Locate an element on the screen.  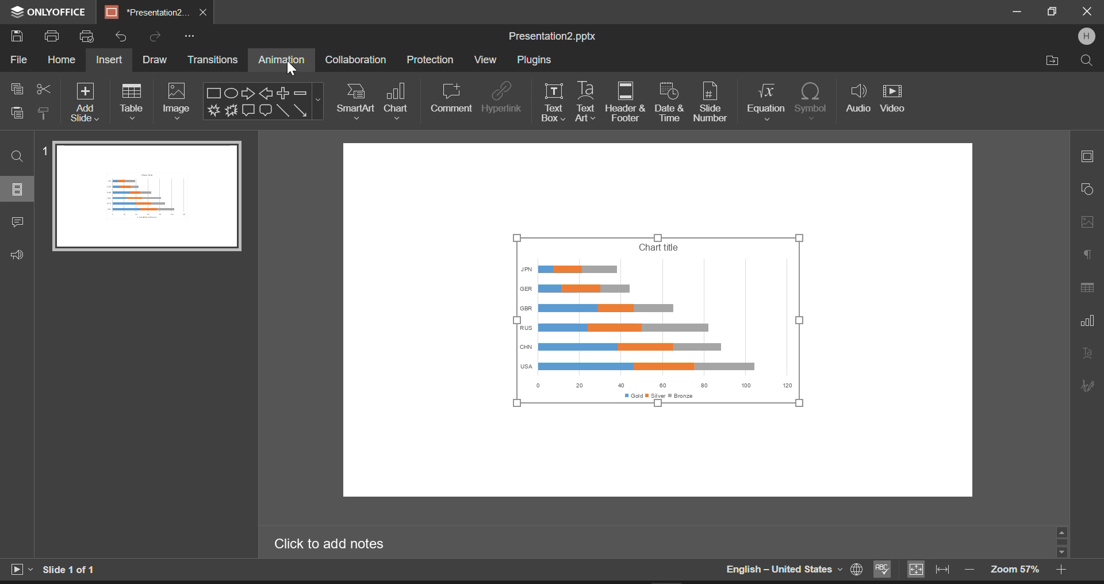
Minus is located at coordinates (301, 93).